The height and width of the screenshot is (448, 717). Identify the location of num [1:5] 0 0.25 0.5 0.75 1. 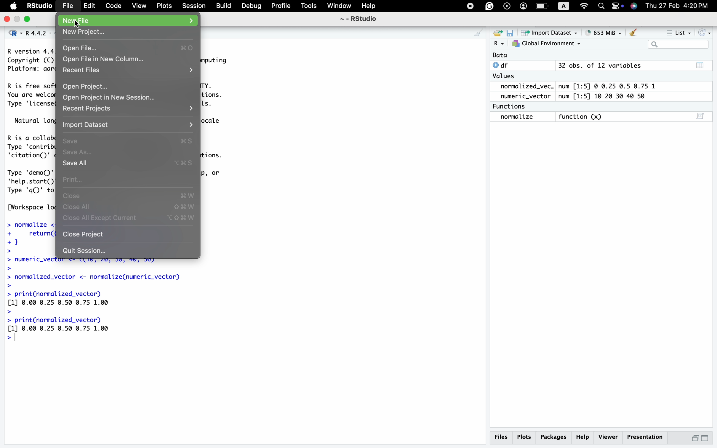
(609, 86).